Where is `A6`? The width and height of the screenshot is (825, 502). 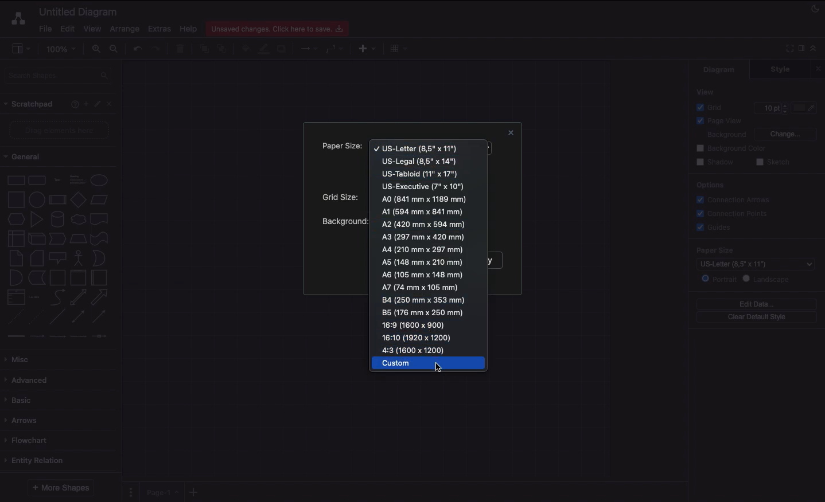 A6 is located at coordinates (423, 274).